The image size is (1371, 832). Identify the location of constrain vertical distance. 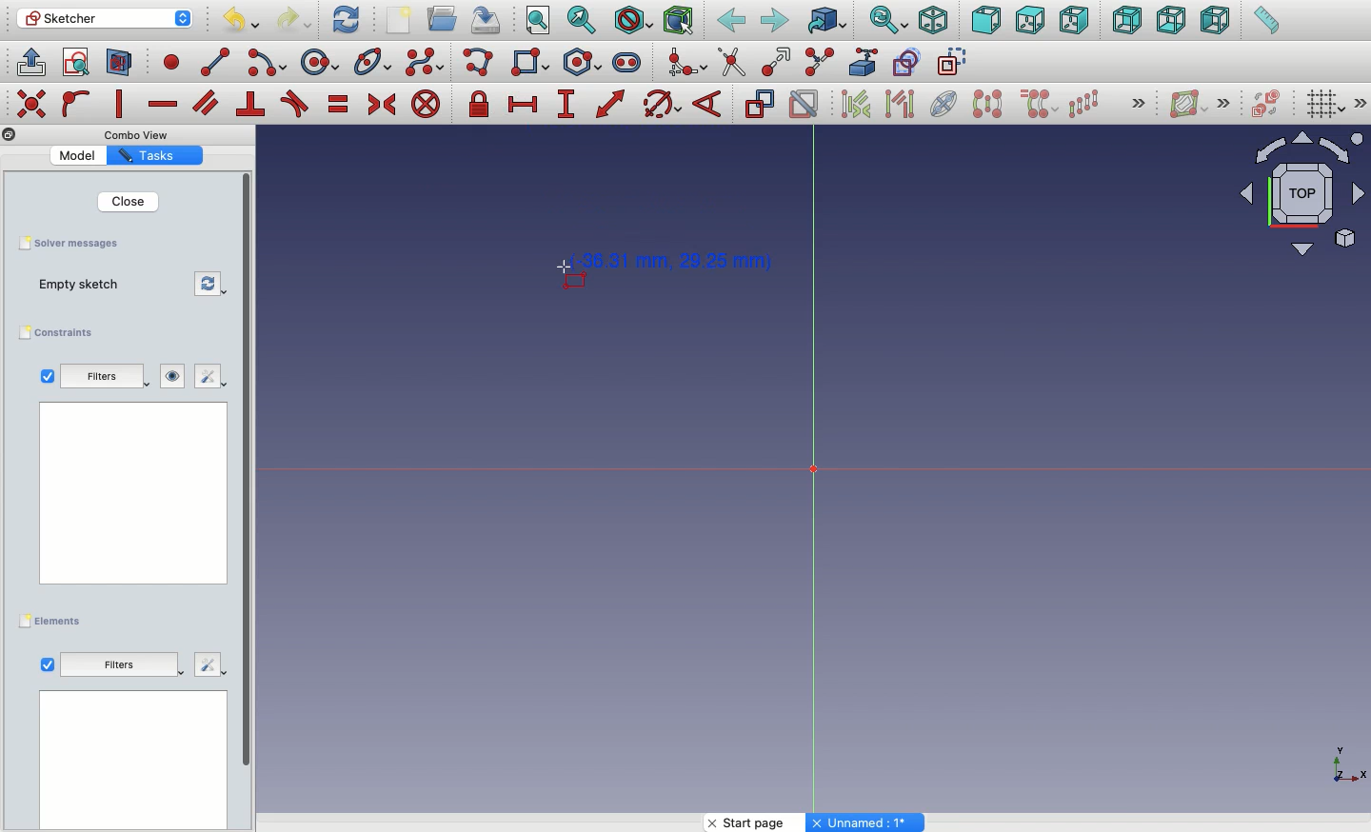
(569, 106).